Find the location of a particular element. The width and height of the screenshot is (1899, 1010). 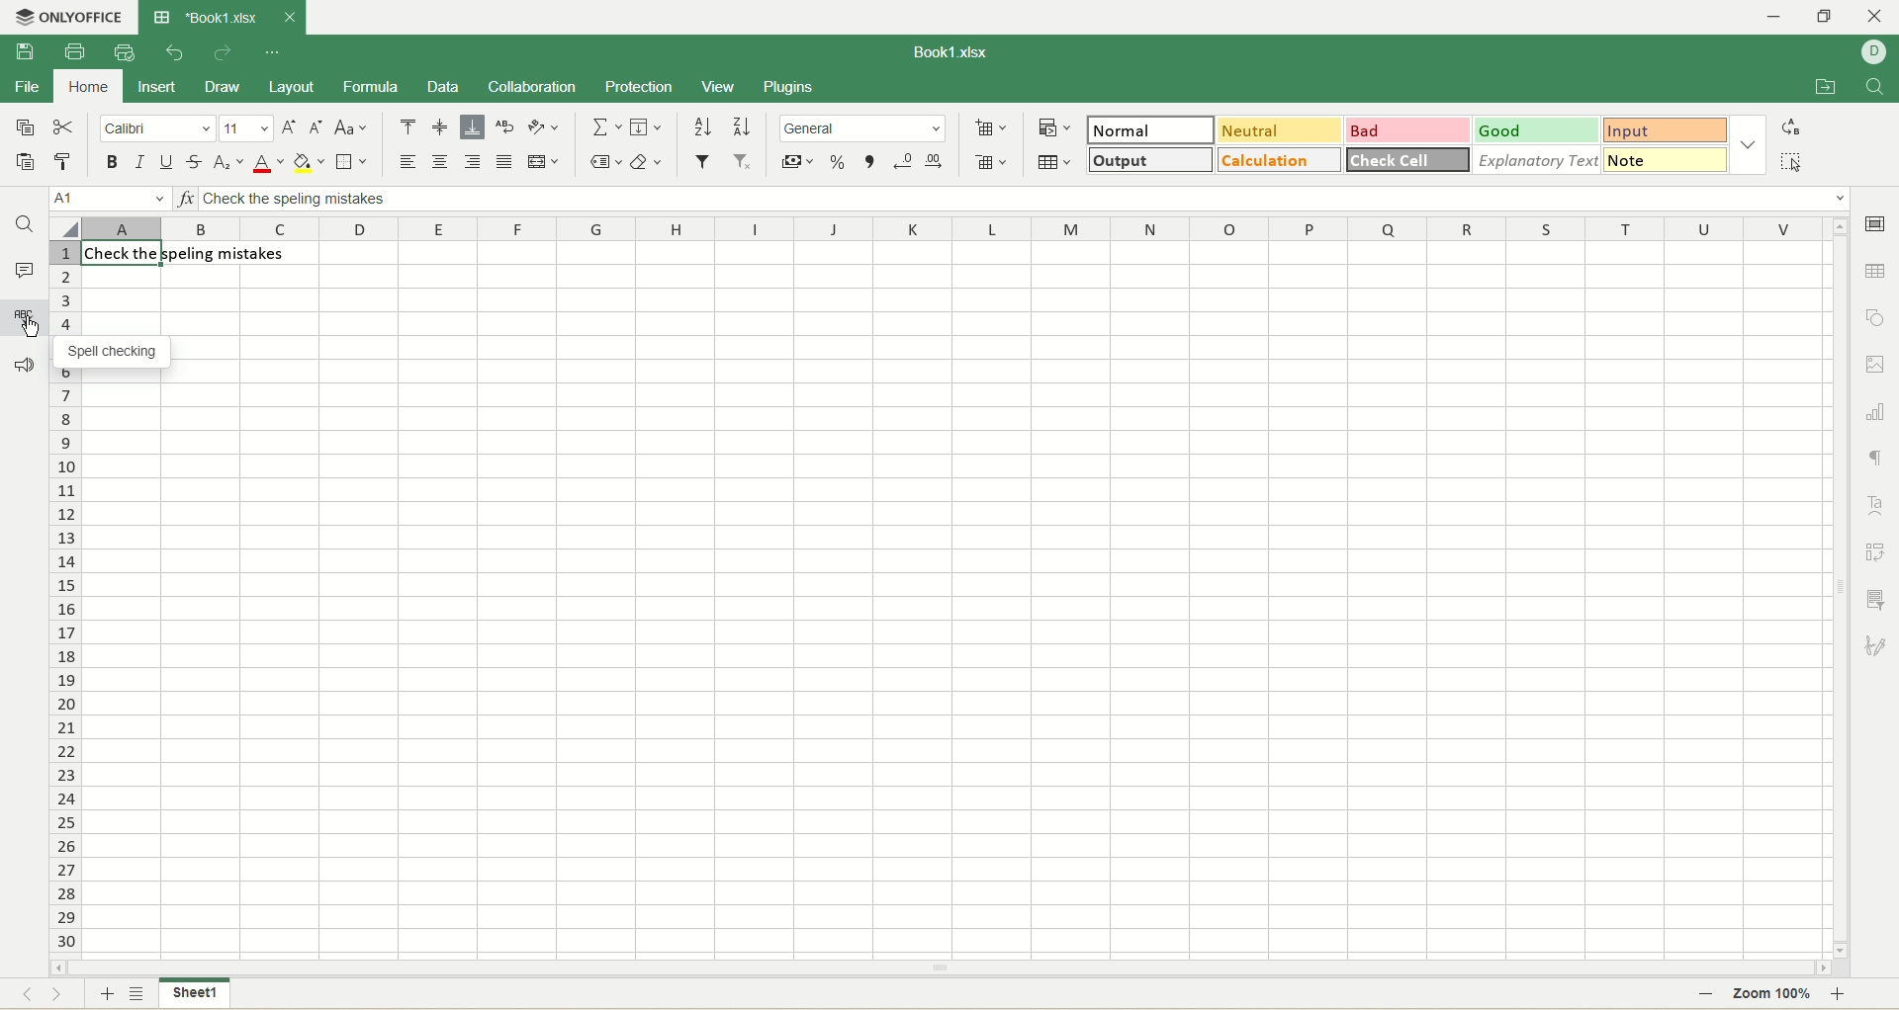

new sheet is located at coordinates (110, 995).